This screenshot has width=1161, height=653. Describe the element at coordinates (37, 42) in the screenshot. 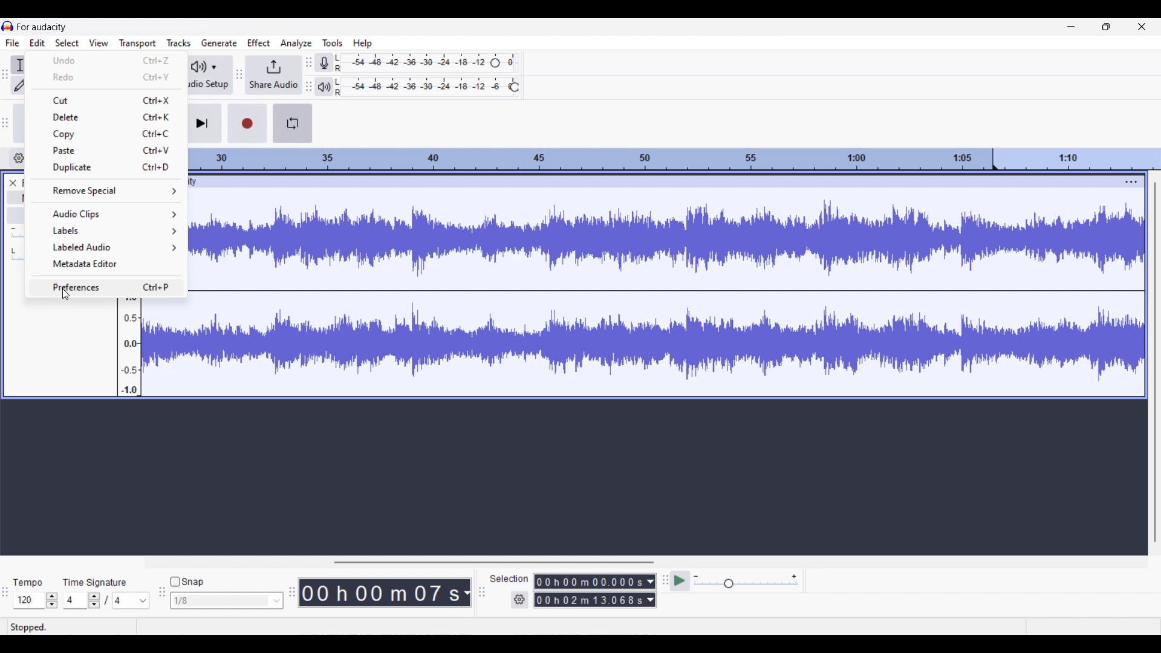

I see `Edit menu` at that location.